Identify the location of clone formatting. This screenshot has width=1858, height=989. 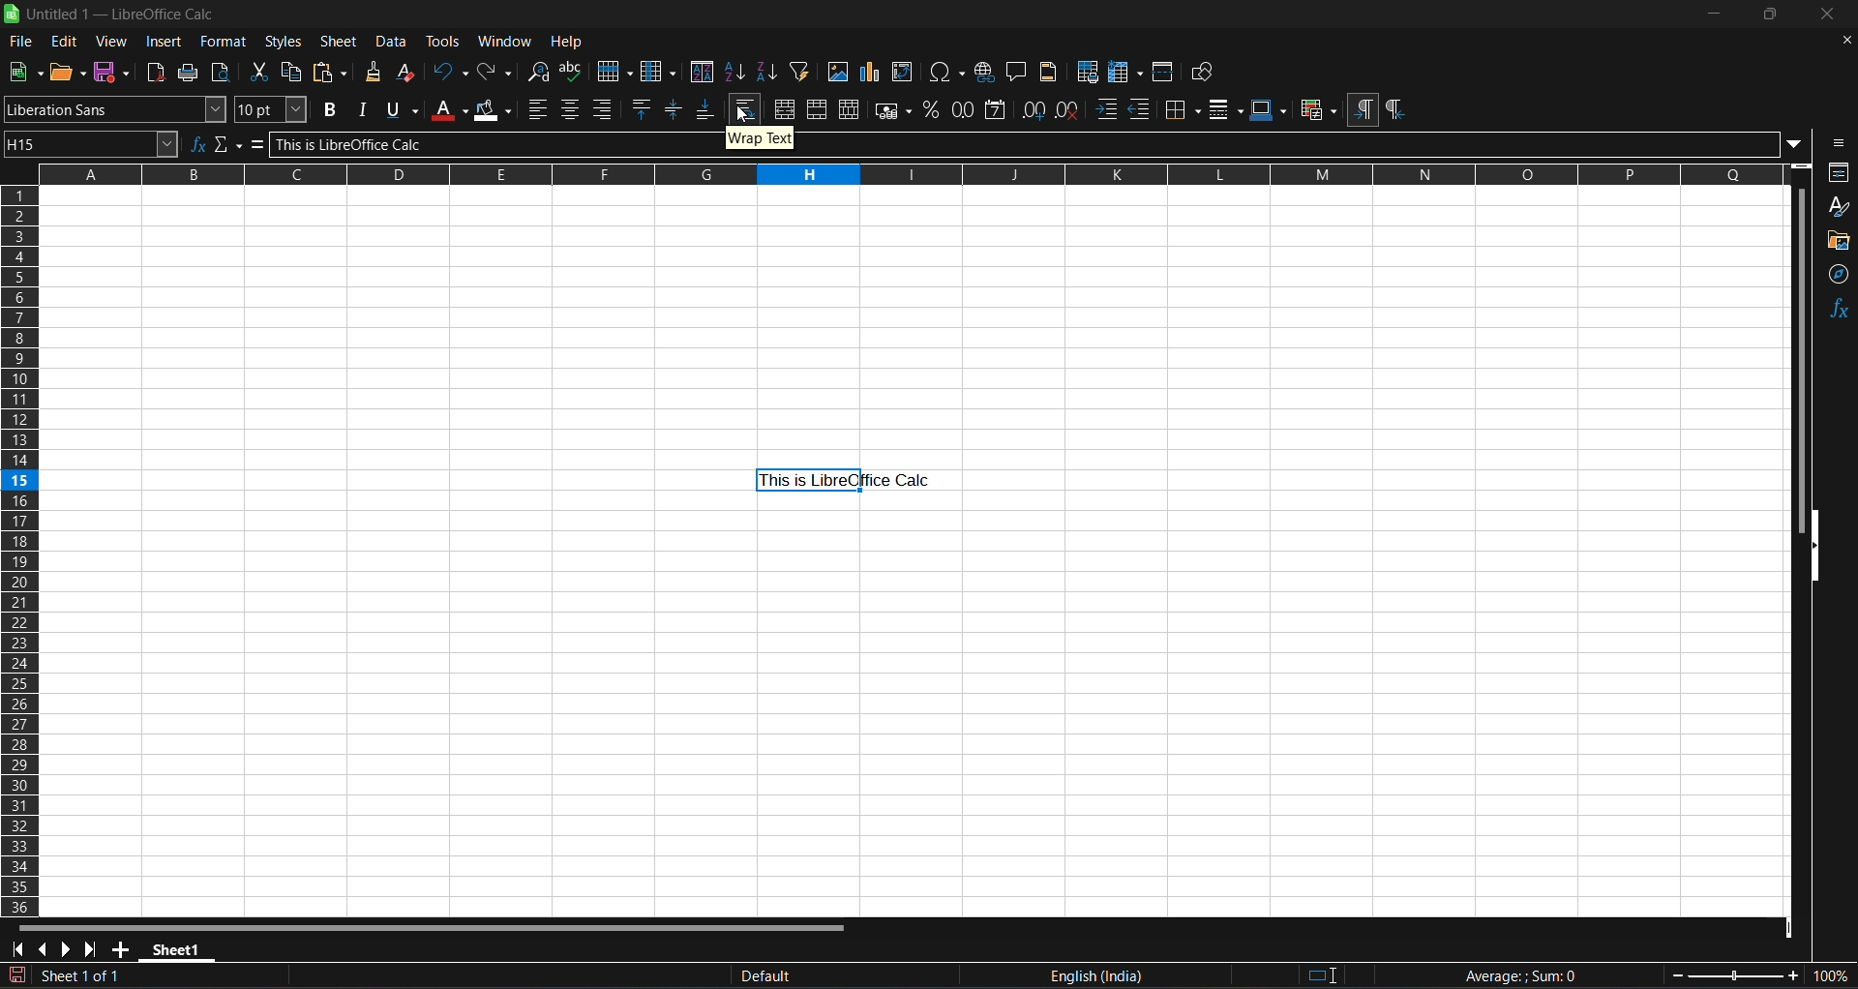
(374, 71).